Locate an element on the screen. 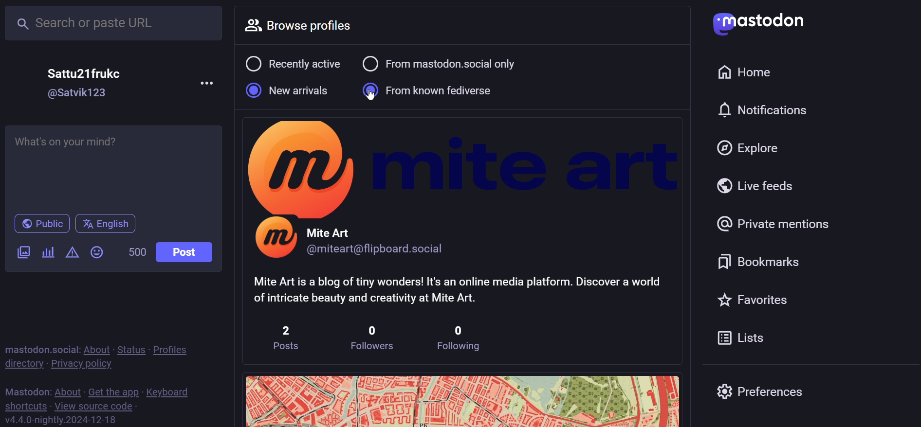 The image size is (921, 427). mastodon is located at coordinates (759, 23).